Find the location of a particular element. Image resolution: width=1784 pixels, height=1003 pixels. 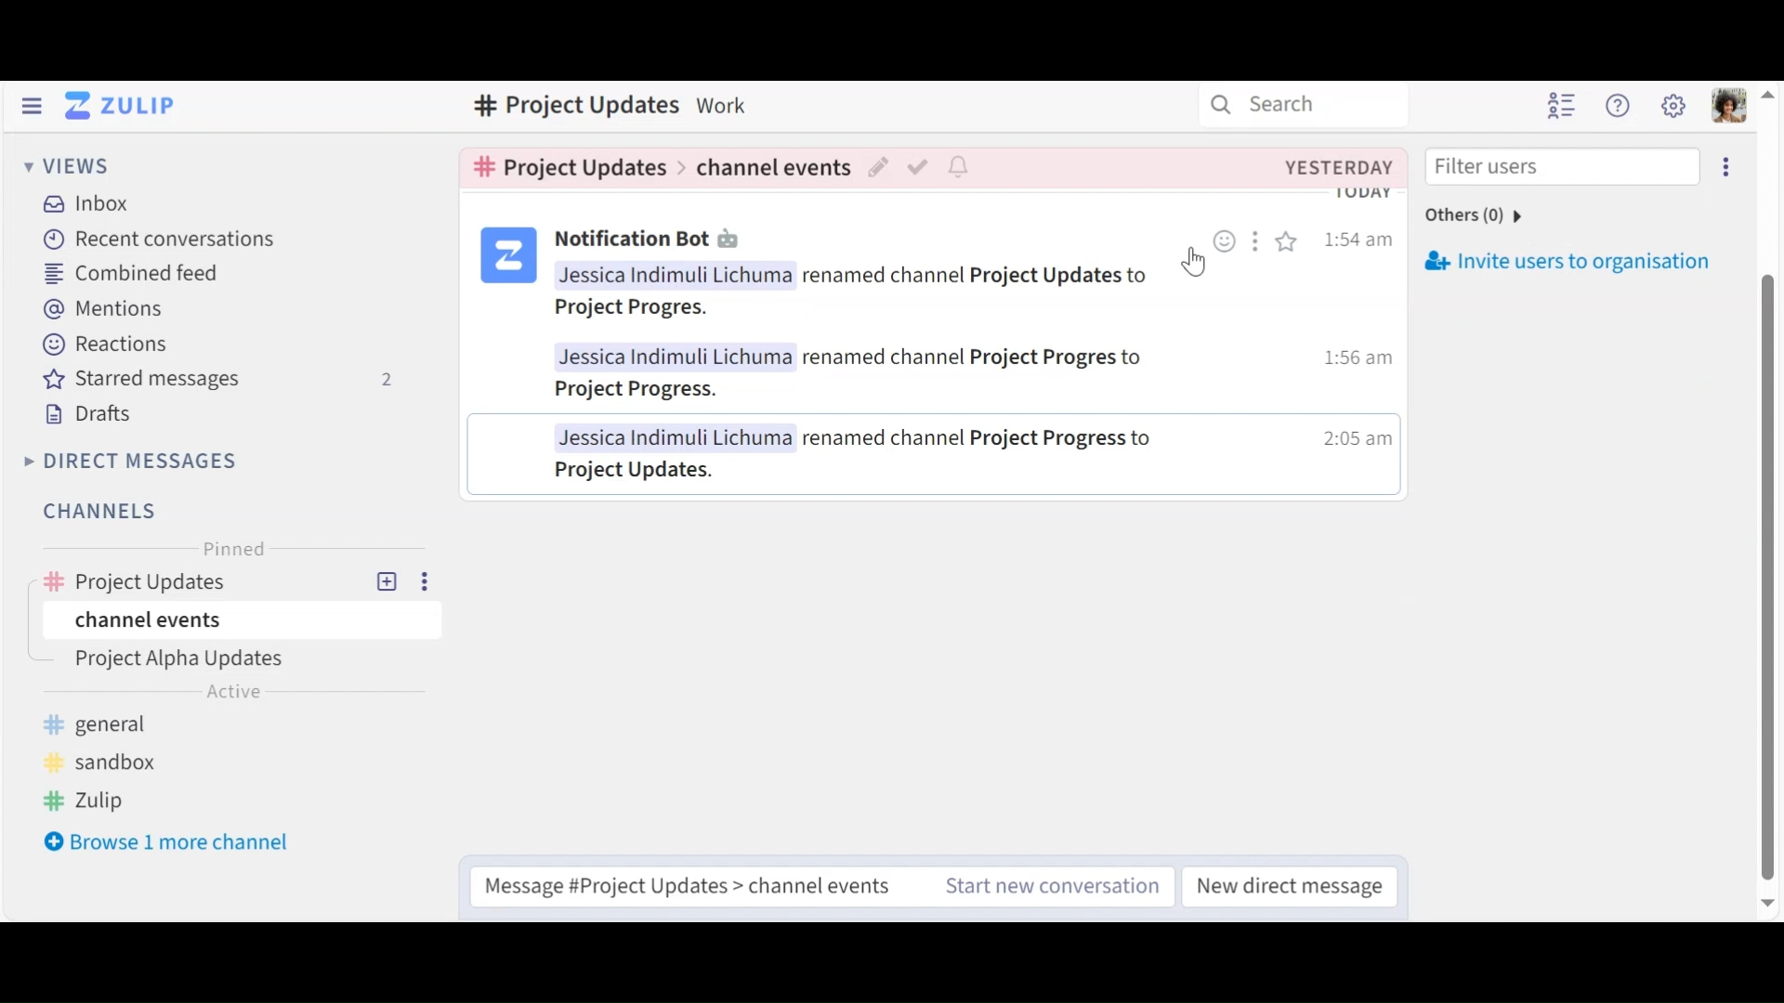

Description is located at coordinates (727, 104).